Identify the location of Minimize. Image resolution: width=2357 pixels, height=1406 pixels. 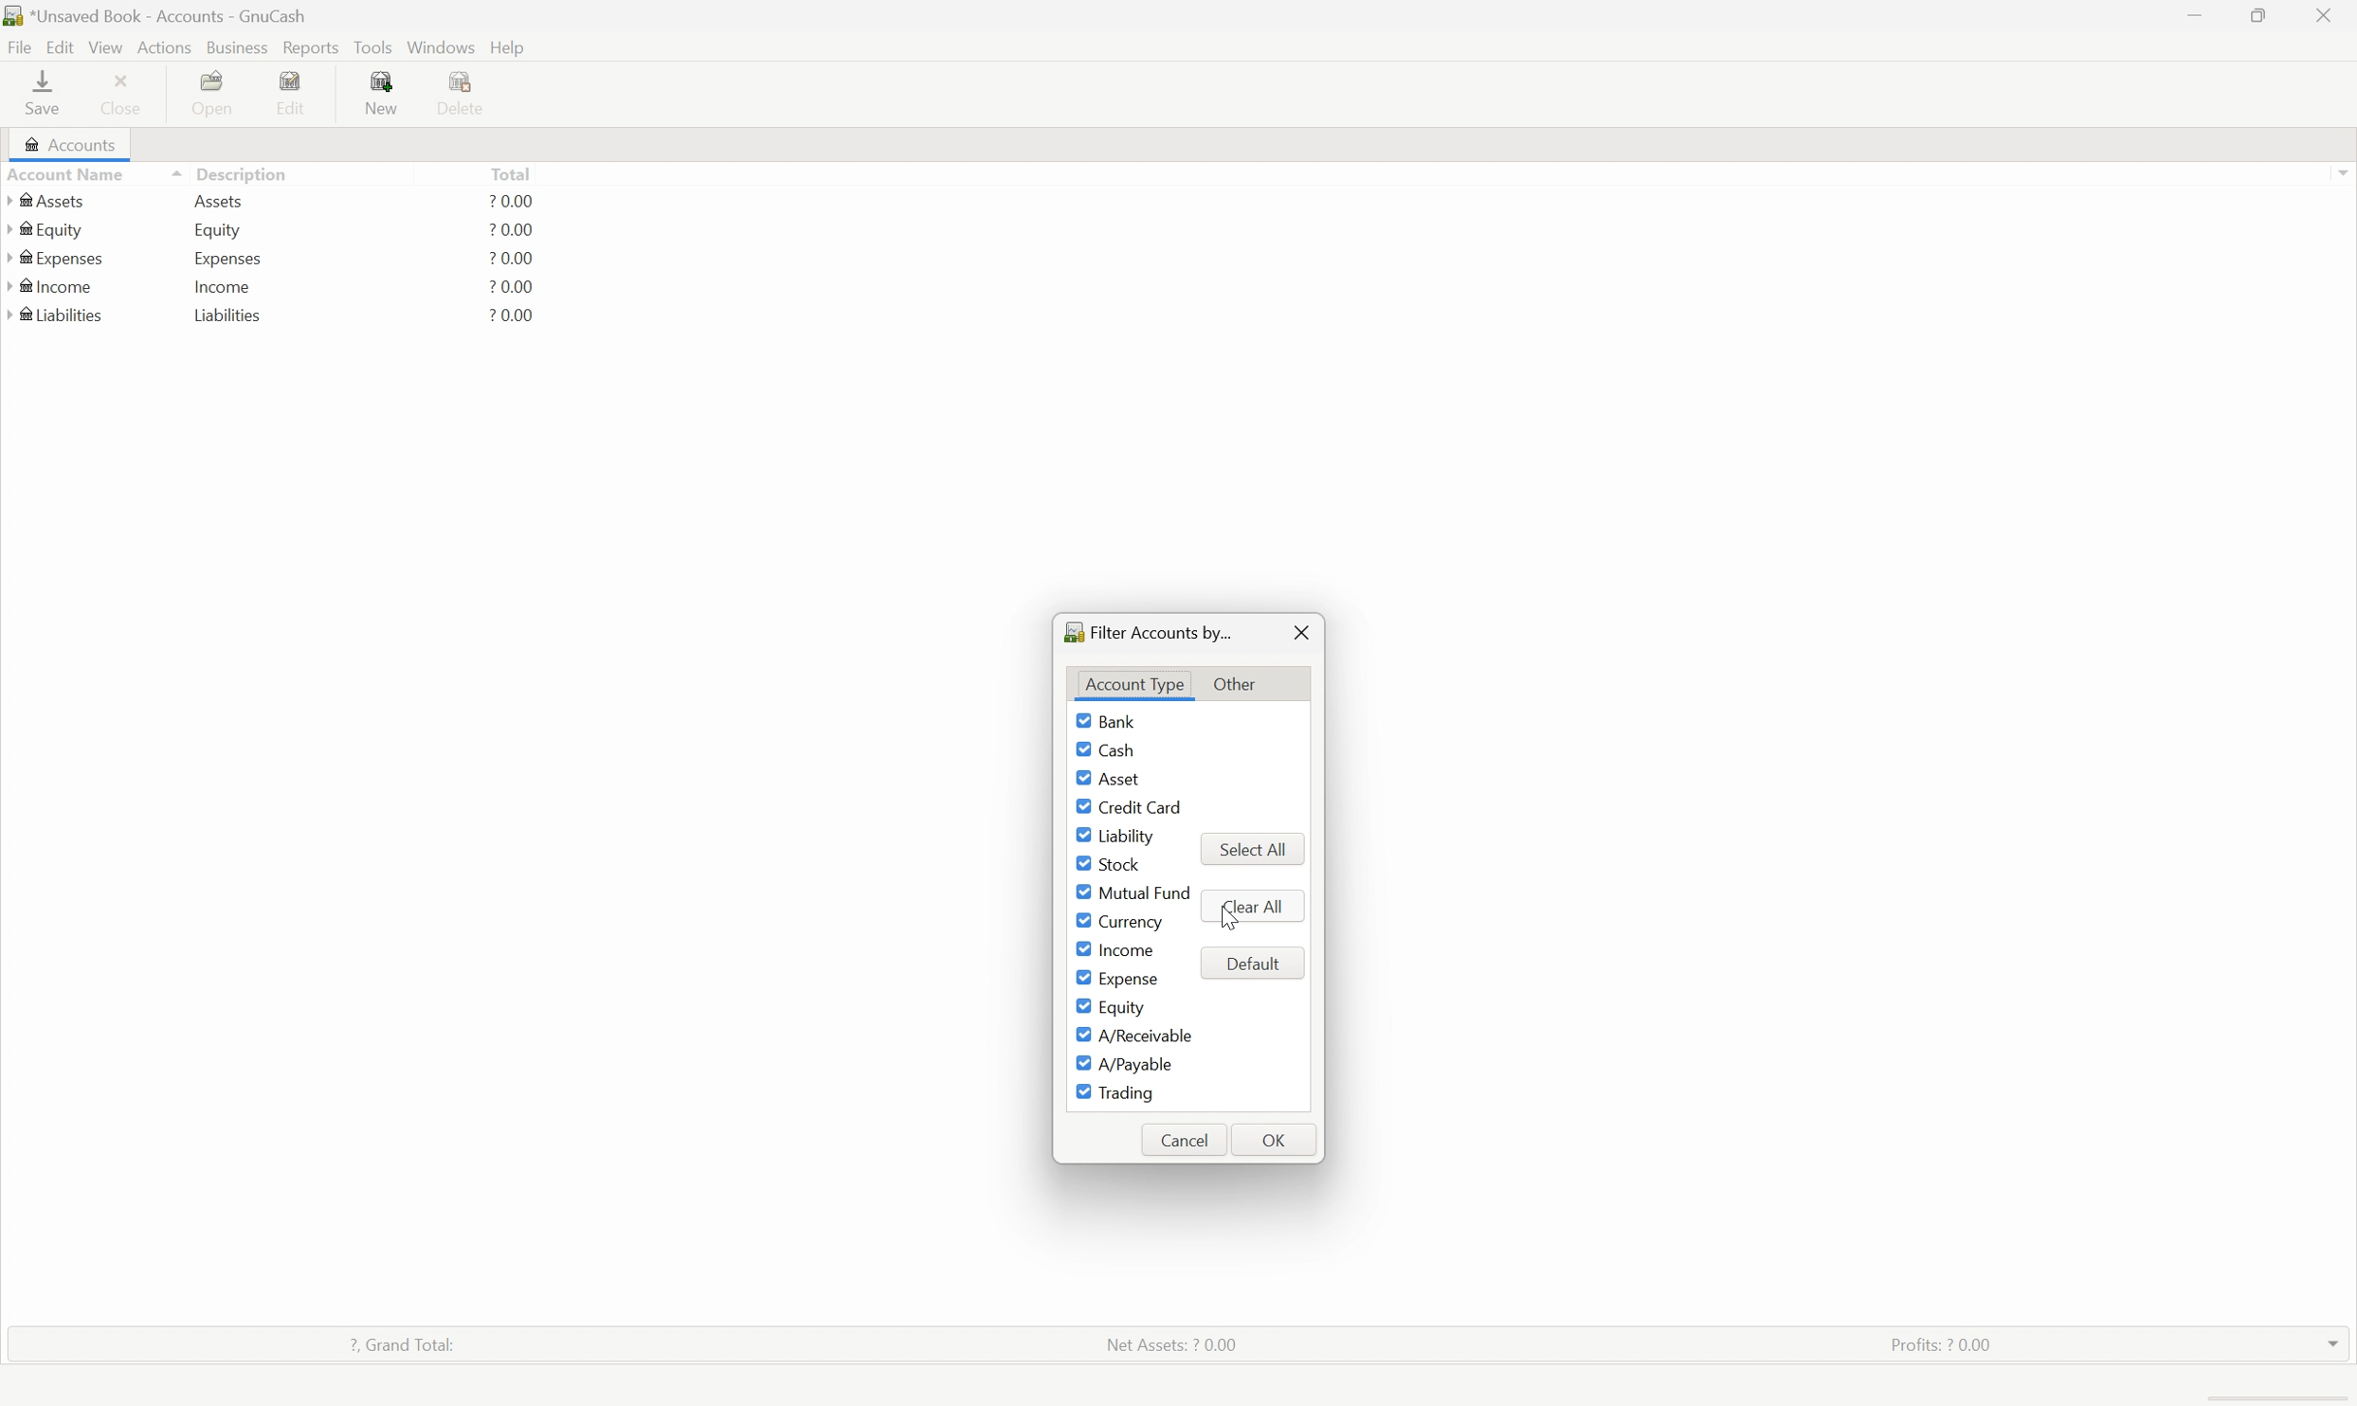
(2194, 16).